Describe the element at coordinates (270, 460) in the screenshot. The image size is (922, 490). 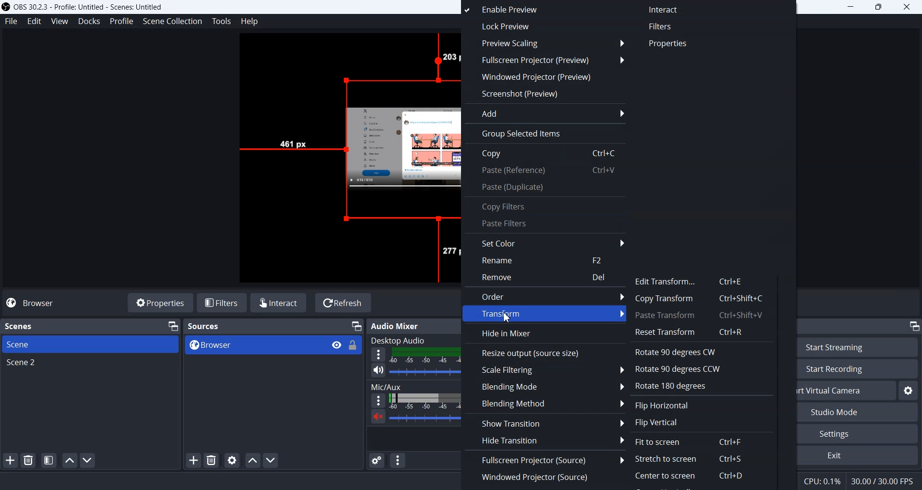
I see `Move sources down` at that location.